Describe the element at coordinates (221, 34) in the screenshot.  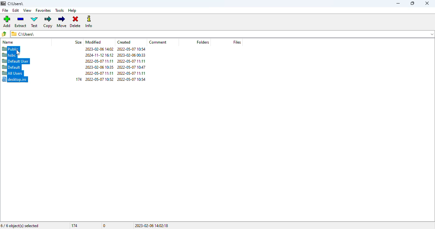
I see `c\Users\` at that location.